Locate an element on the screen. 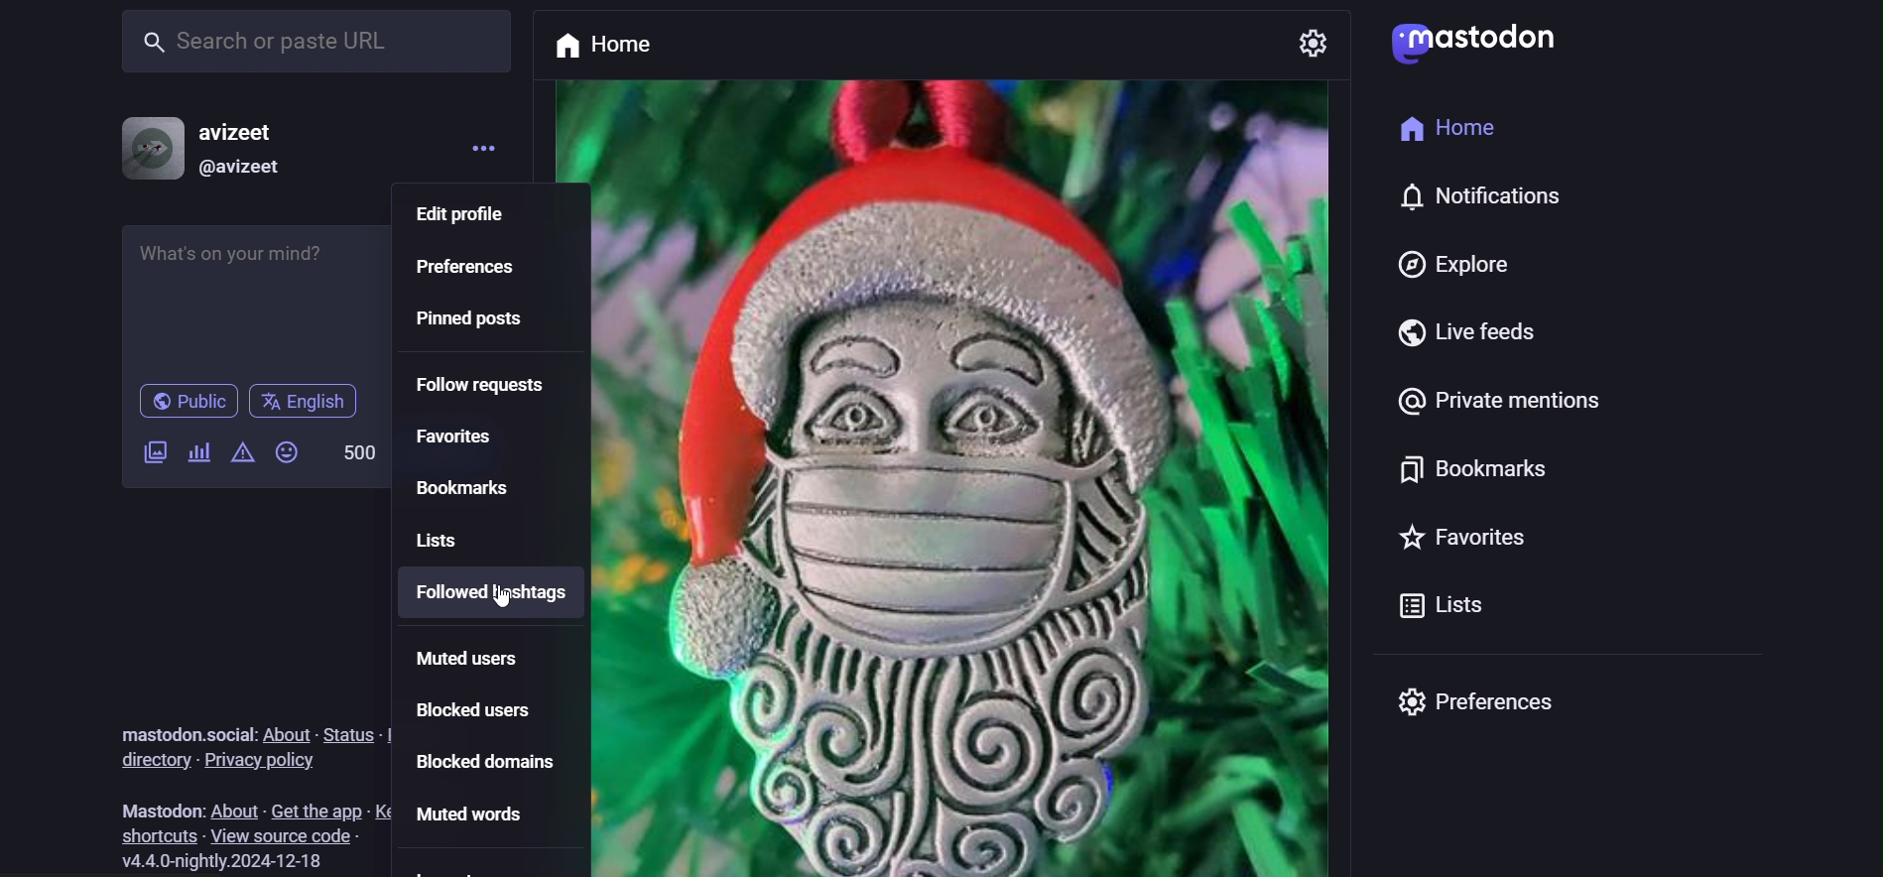  live feeds is located at coordinates (1471, 334).